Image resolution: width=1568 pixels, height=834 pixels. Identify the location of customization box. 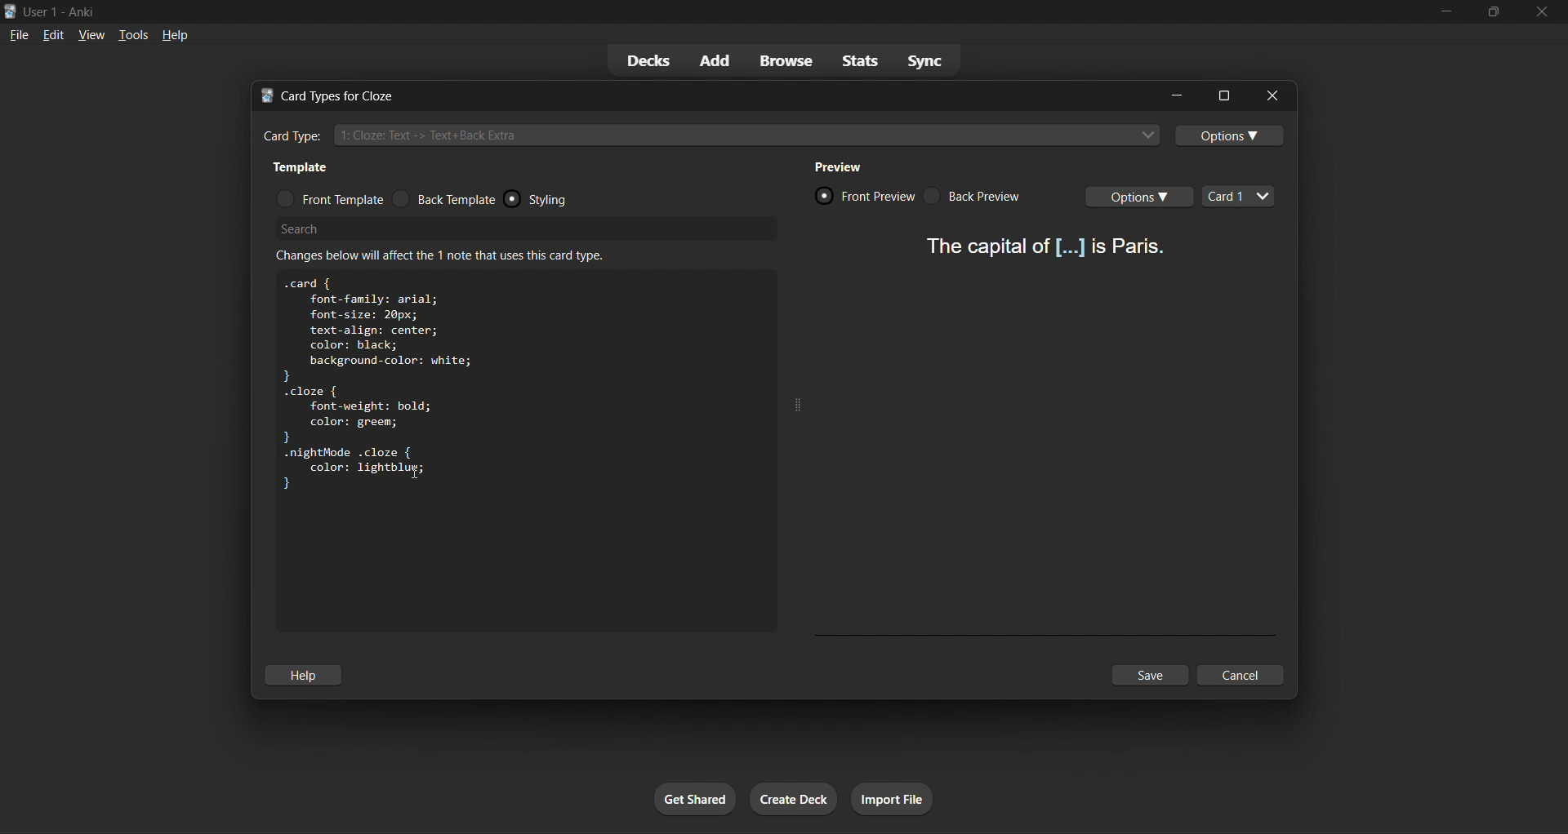
(523, 446).